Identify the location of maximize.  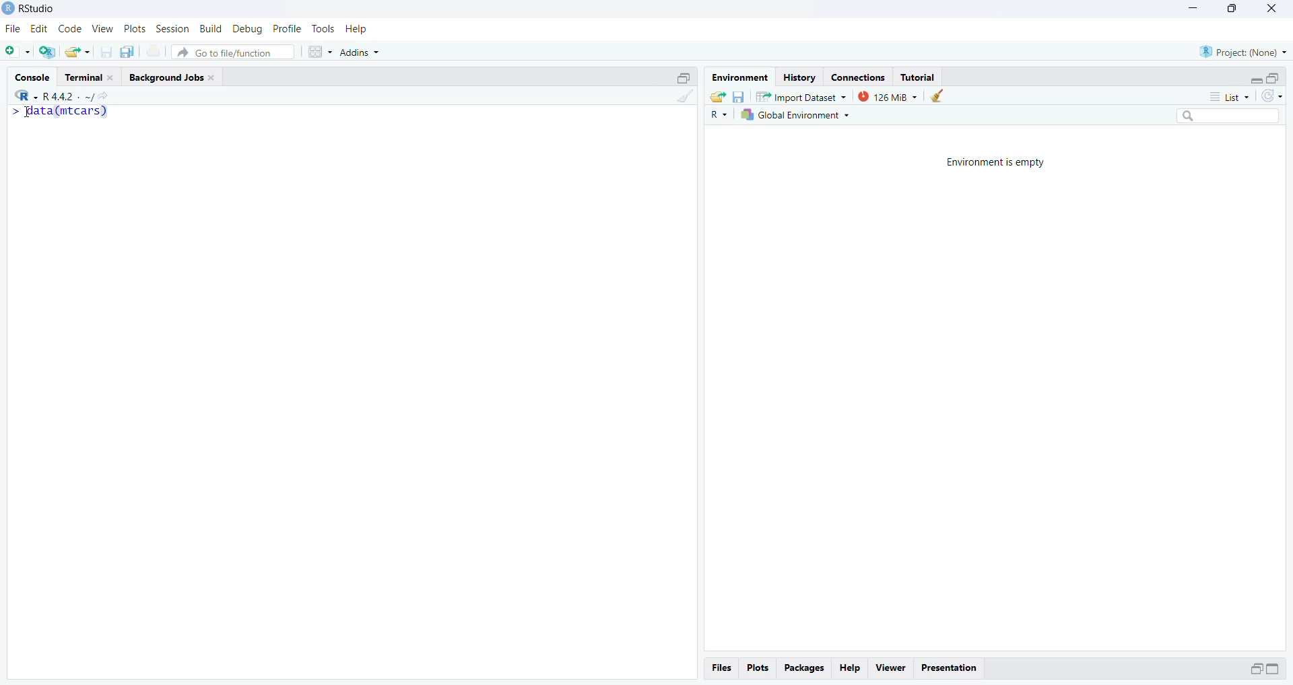
(1273, 79).